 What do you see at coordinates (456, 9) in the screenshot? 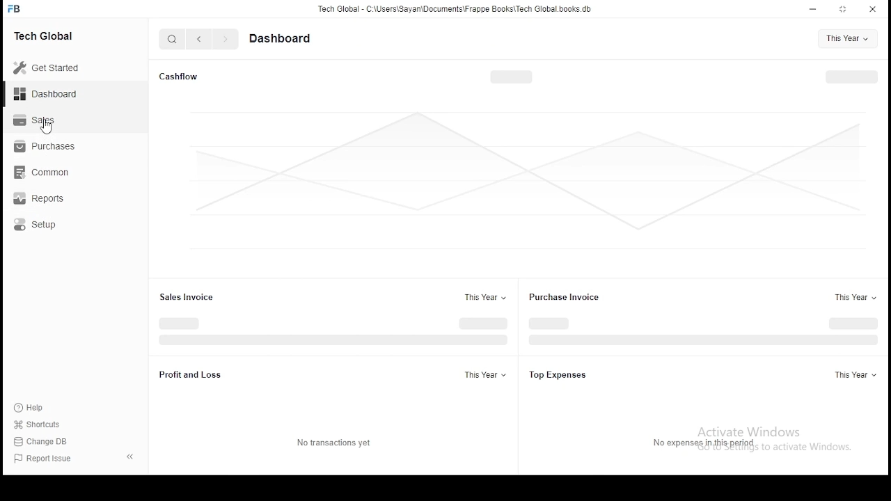
I see `tech global - C:\users\sayan\documents\frappeboks\techgobalbooks.db` at bounding box center [456, 9].